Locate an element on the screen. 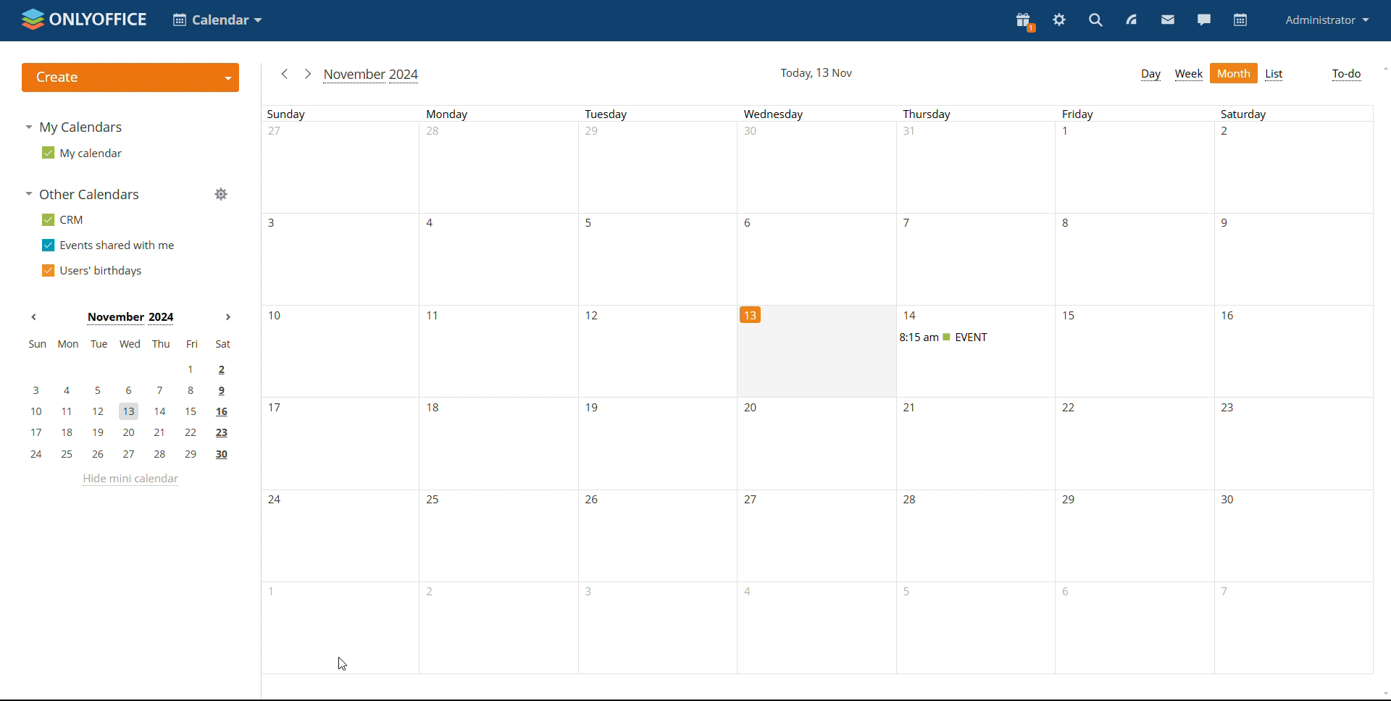 The image size is (1391, 701). hide mini calendar is located at coordinates (129, 480).